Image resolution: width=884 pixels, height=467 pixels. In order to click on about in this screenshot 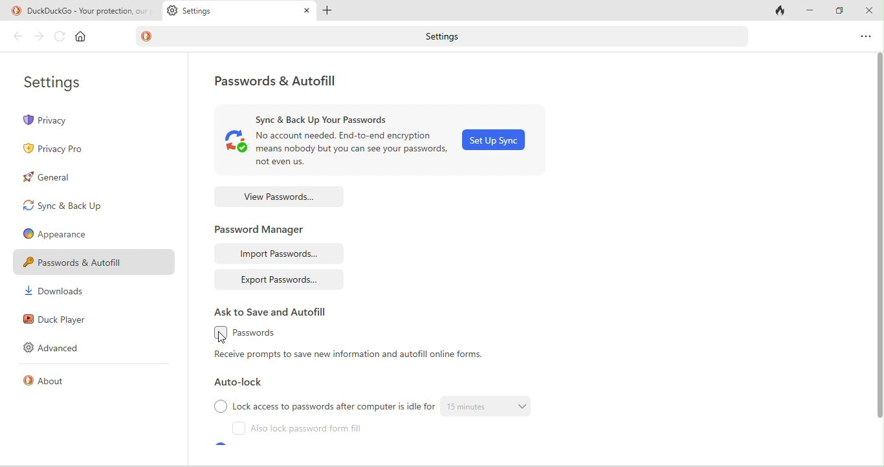, I will do `click(49, 382)`.